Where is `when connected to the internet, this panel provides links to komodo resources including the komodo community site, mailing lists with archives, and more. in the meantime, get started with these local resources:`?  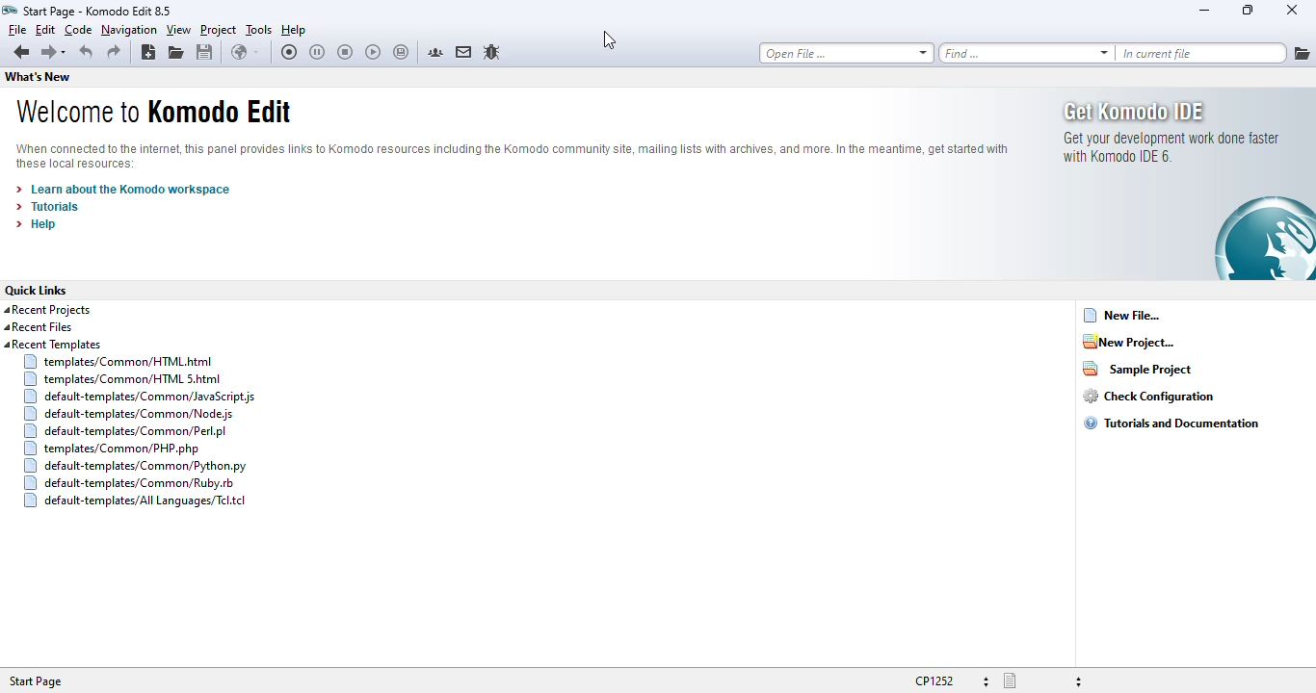 when connected to the internet, this panel provides links to komodo resources including the komodo community site, mailing lists with archives, and more. in the meantime, get started with these local resources: is located at coordinates (511, 157).